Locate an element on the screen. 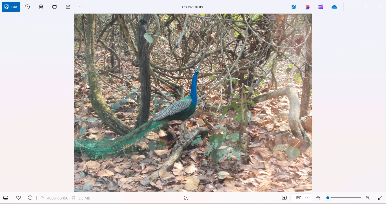 The width and height of the screenshot is (386, 204). image length and width is located at coordinates (54, 198).